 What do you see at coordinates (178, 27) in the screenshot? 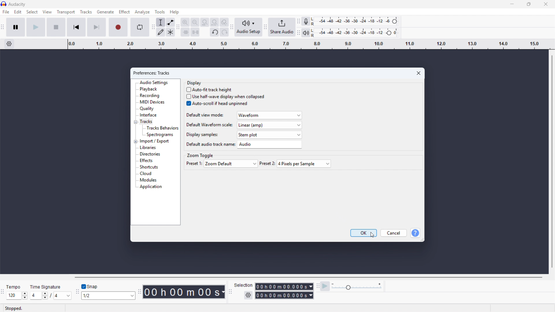
I see `edit toolbar` at bounding box center [178, 27].